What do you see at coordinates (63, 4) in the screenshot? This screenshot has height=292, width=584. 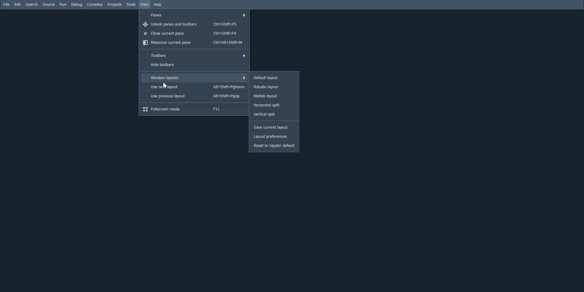 I see `Run` at bounding box center [63, 4].